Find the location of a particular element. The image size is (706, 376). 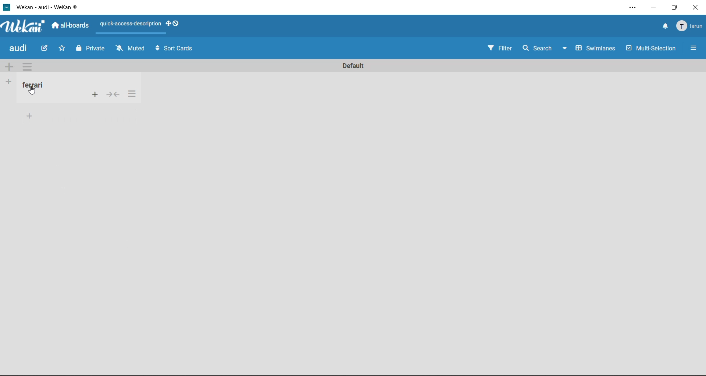

Private is located at coordinates (90, 49).